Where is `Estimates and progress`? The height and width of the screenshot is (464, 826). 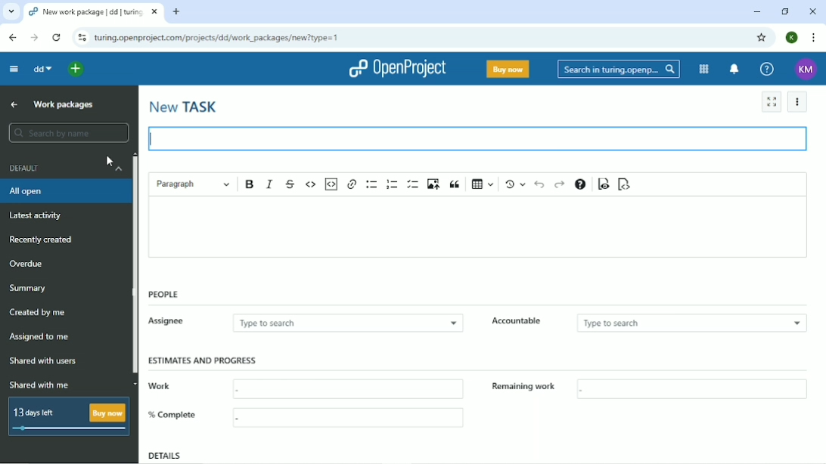
Estimates and progress is located at coordinates (203, 359).